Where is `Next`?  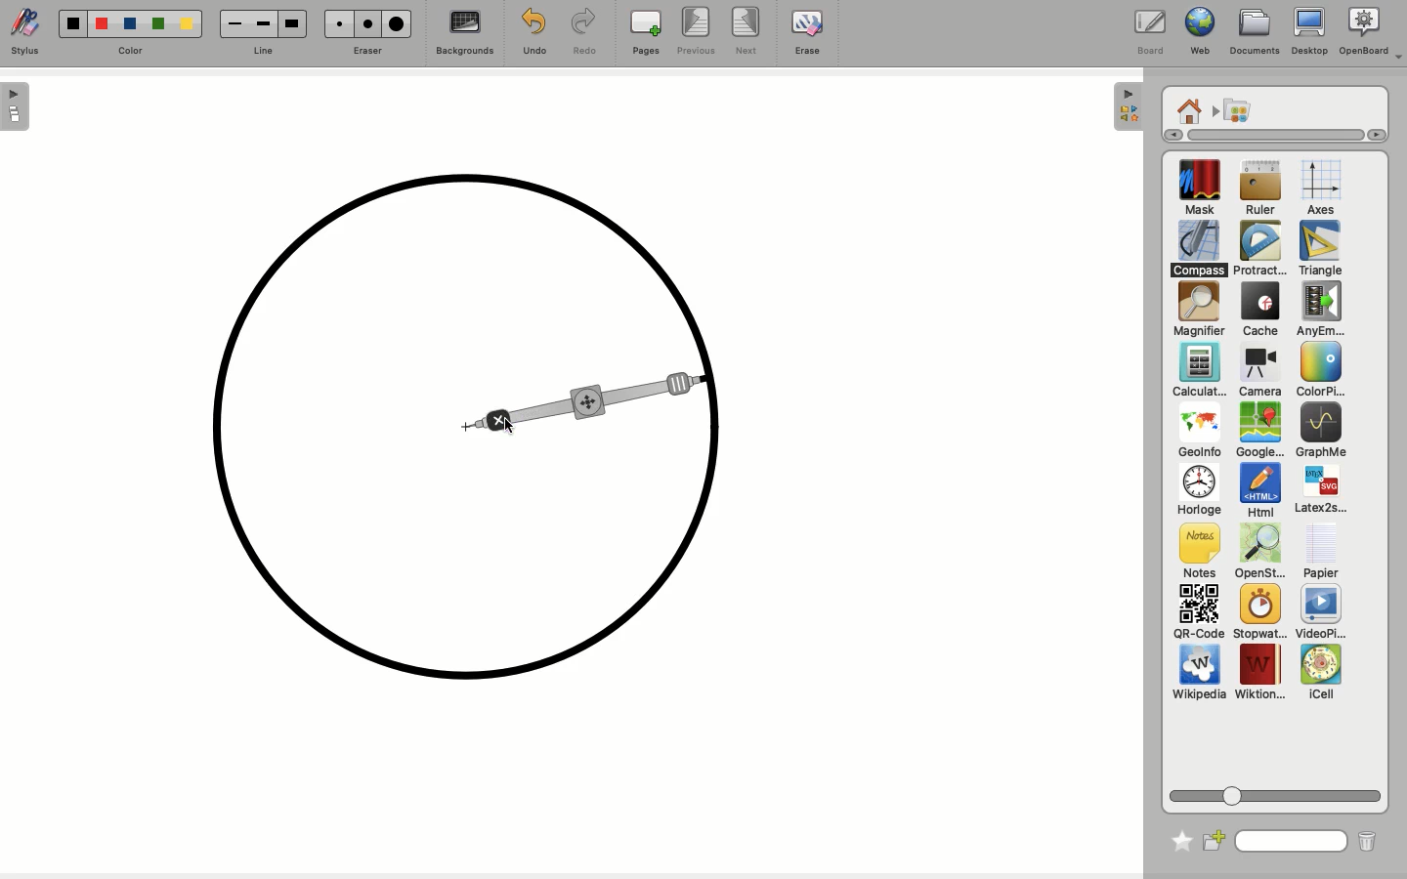 Next is located at coordinates (748, 32).